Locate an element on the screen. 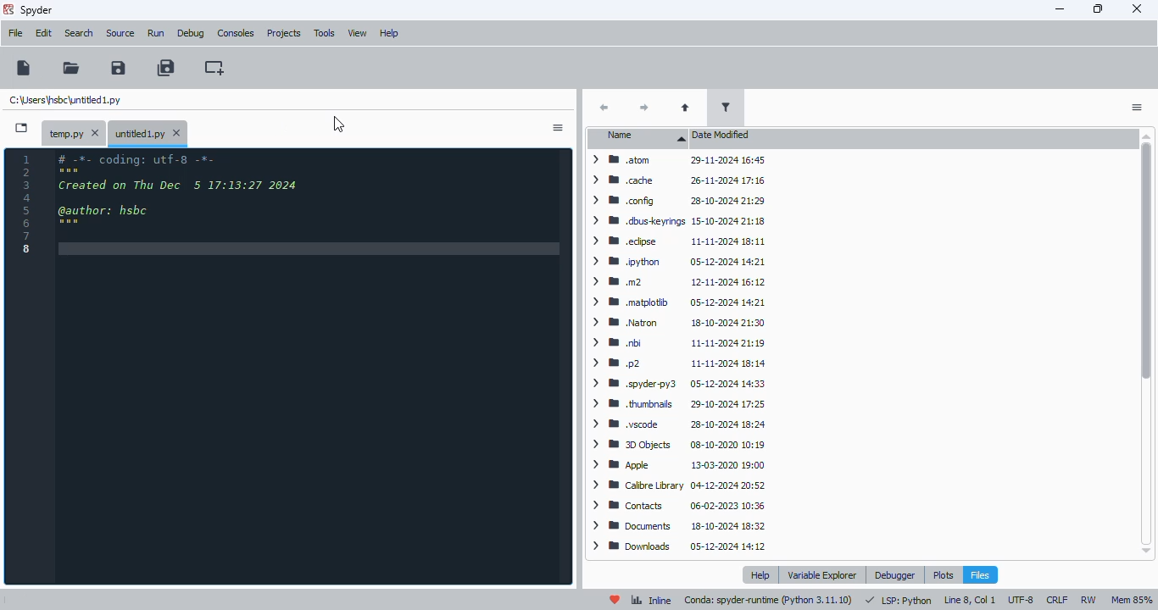  conda: spyder-runtime (python 3. 11. 10) is located at coordinates (769, 600).